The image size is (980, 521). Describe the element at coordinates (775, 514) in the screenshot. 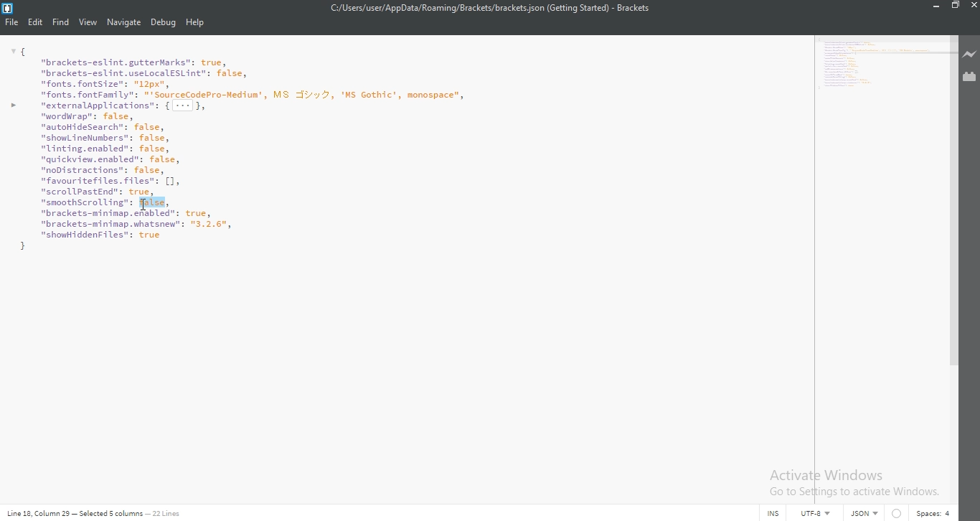

I see `Toggle Insert or Overwrite` at that location.